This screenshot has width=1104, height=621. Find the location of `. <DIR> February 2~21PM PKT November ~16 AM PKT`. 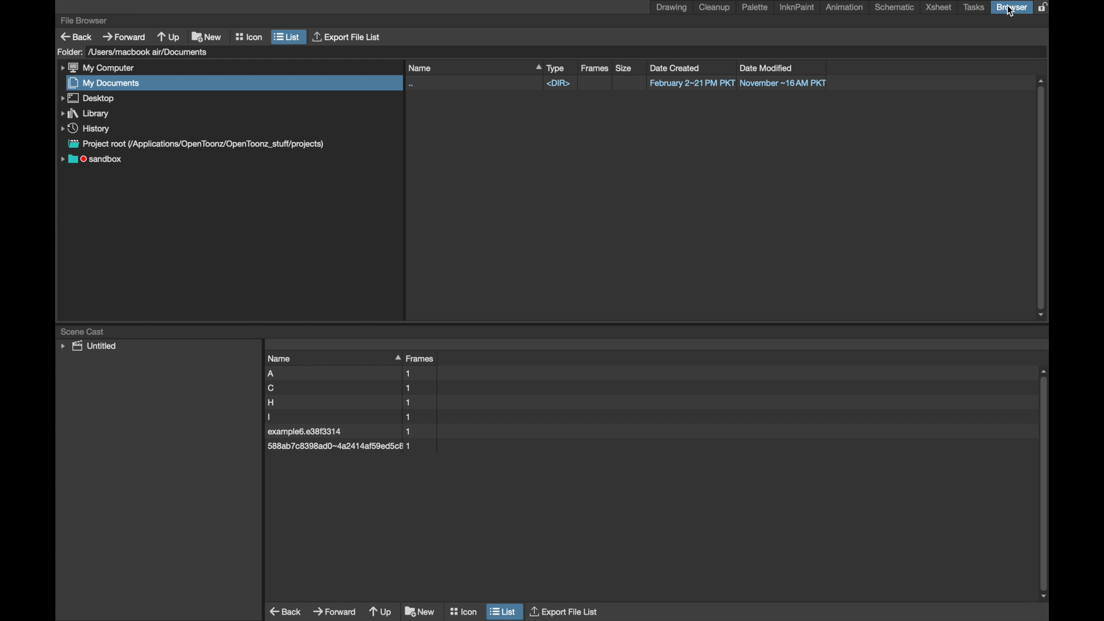

. <DIR> February 2~21PM PKT November ~16 AM PKT is located at coordinates (624, 83).